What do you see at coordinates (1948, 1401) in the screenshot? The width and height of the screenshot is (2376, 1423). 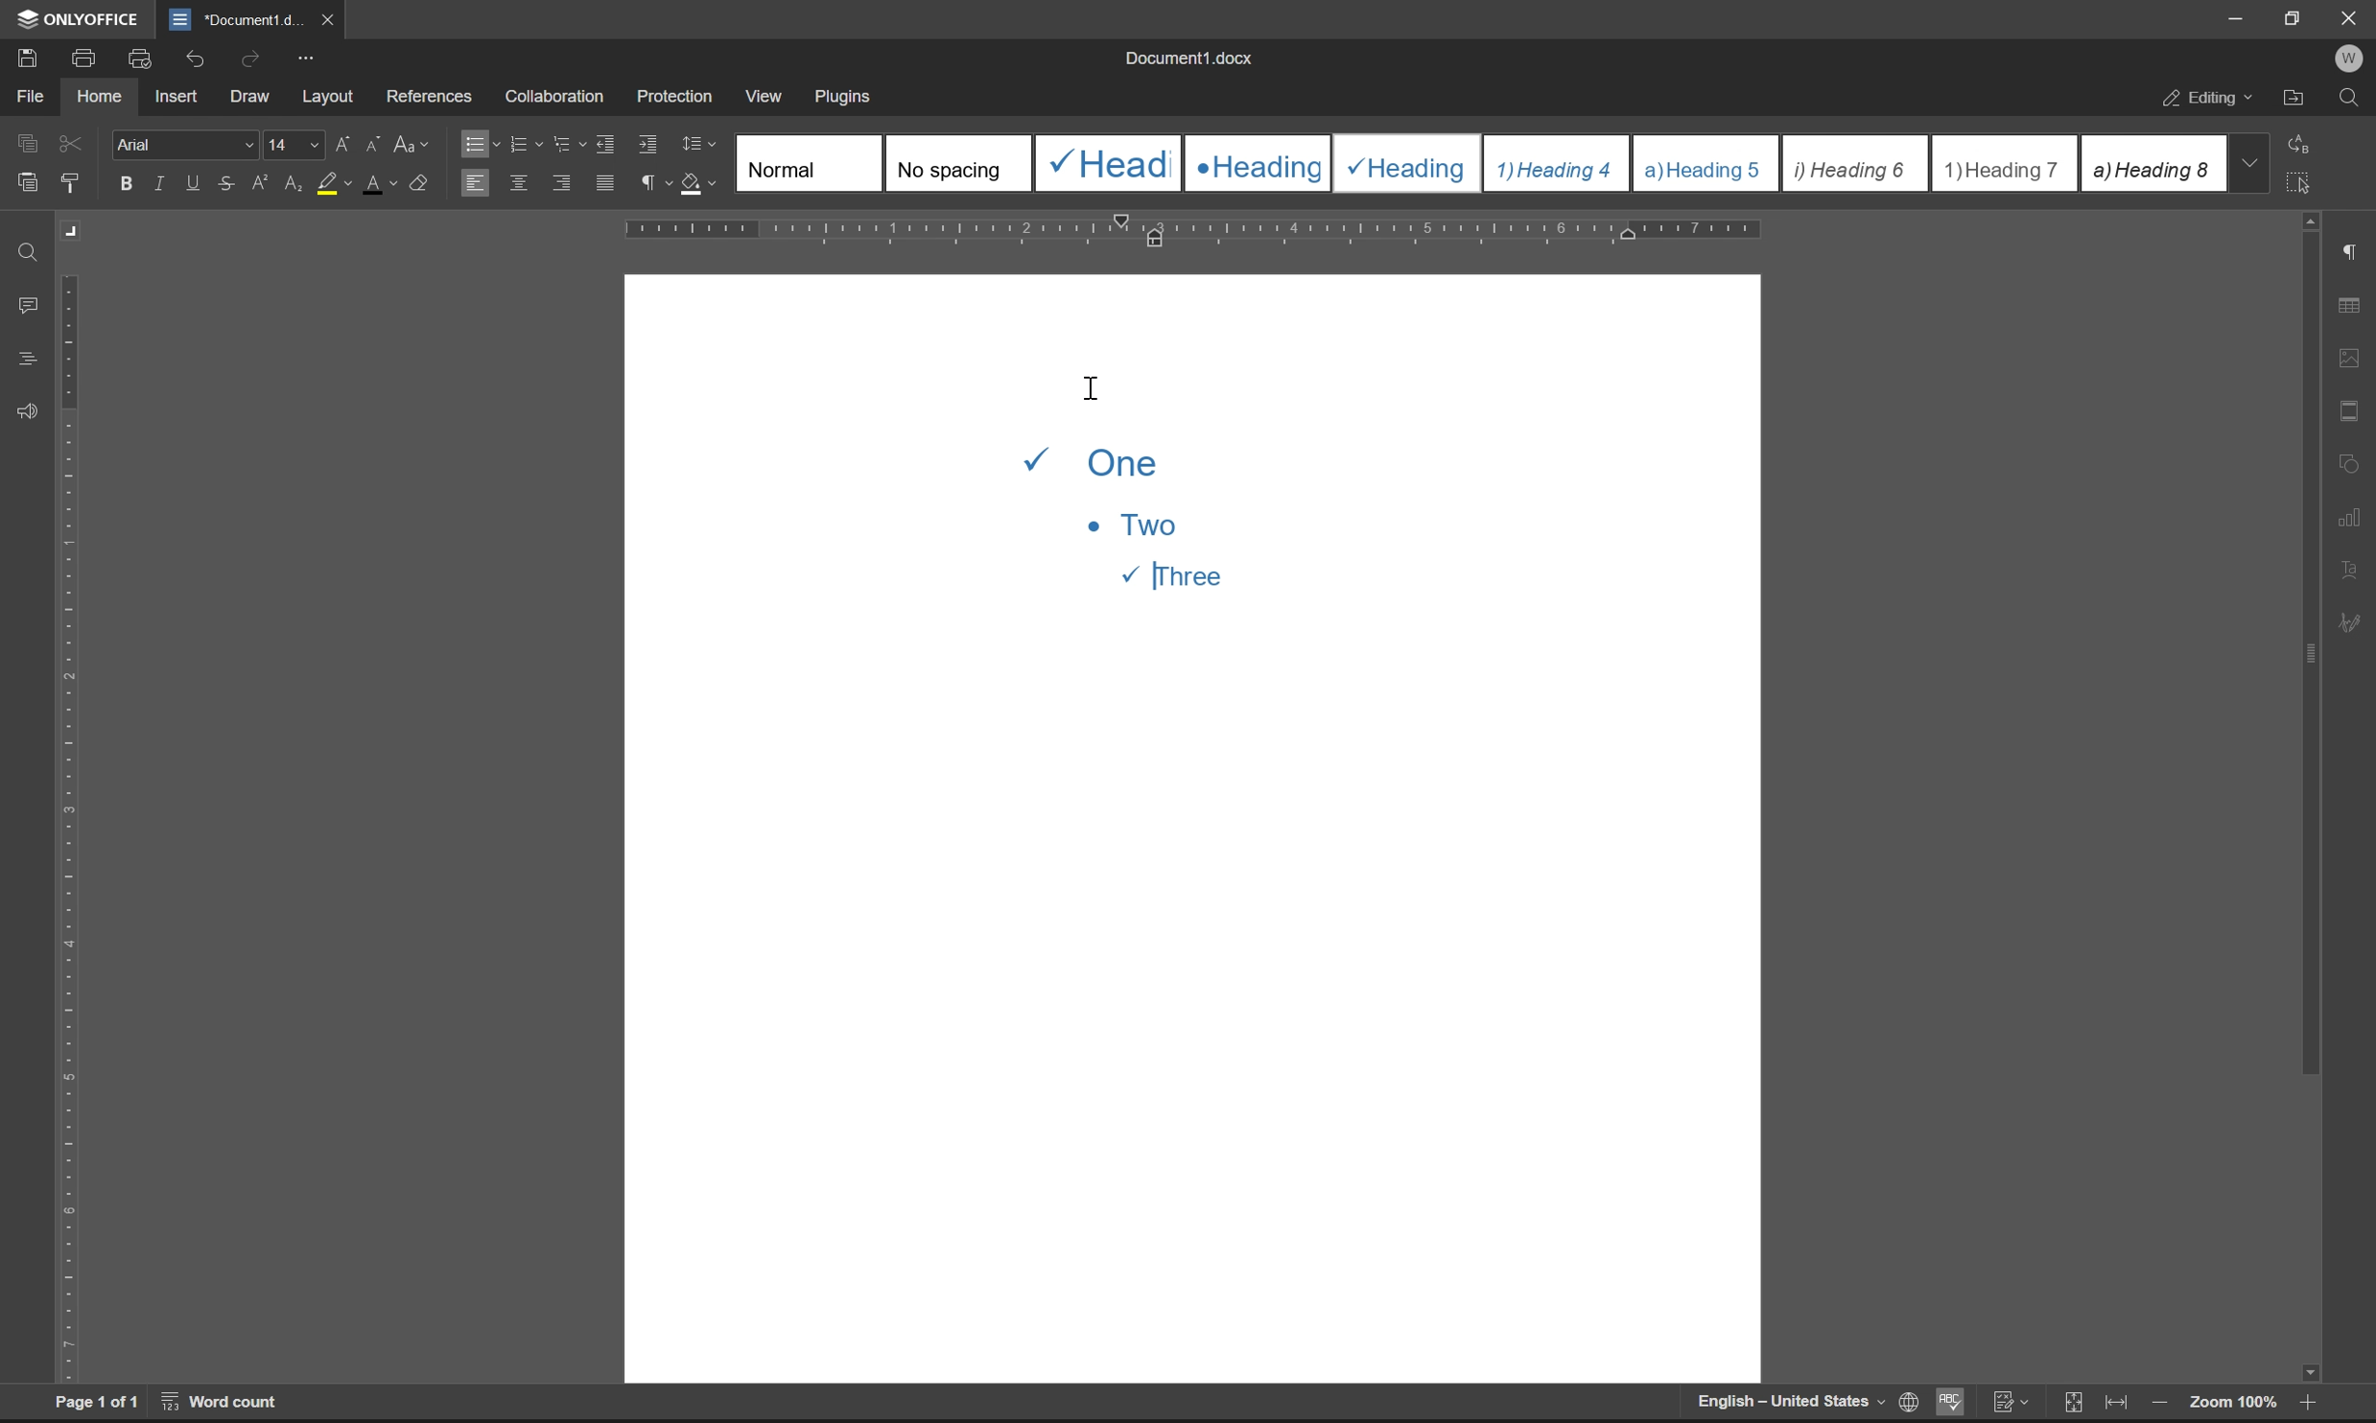 I see `spell checking` at bounding box center [1948, 1401].